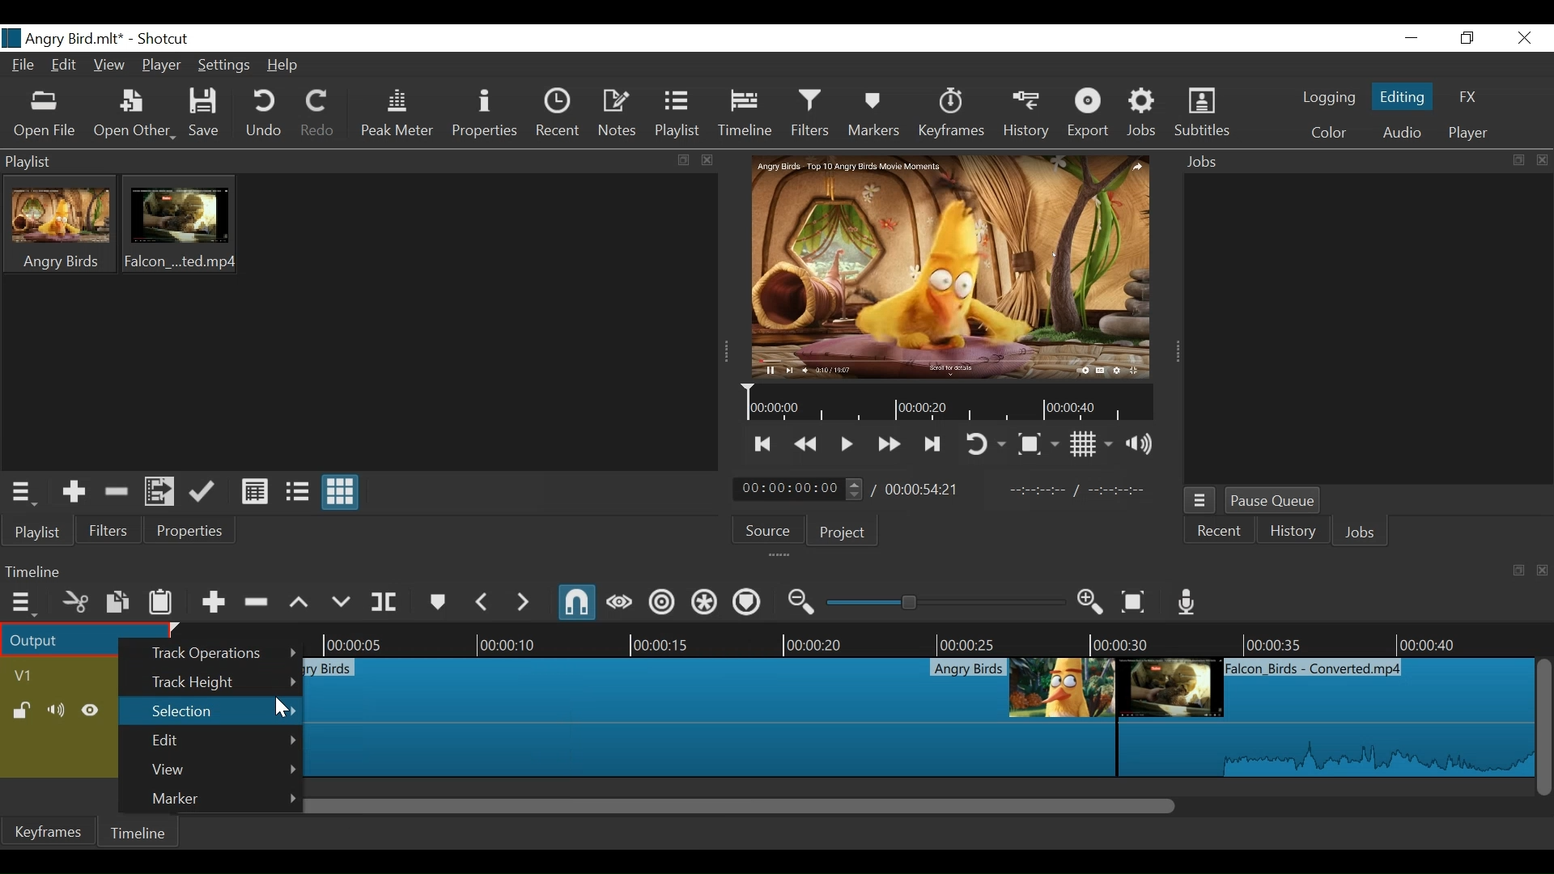  Describe the element at coordinates (224, 654) in the screenshot. I see `Track Operations` at that location.